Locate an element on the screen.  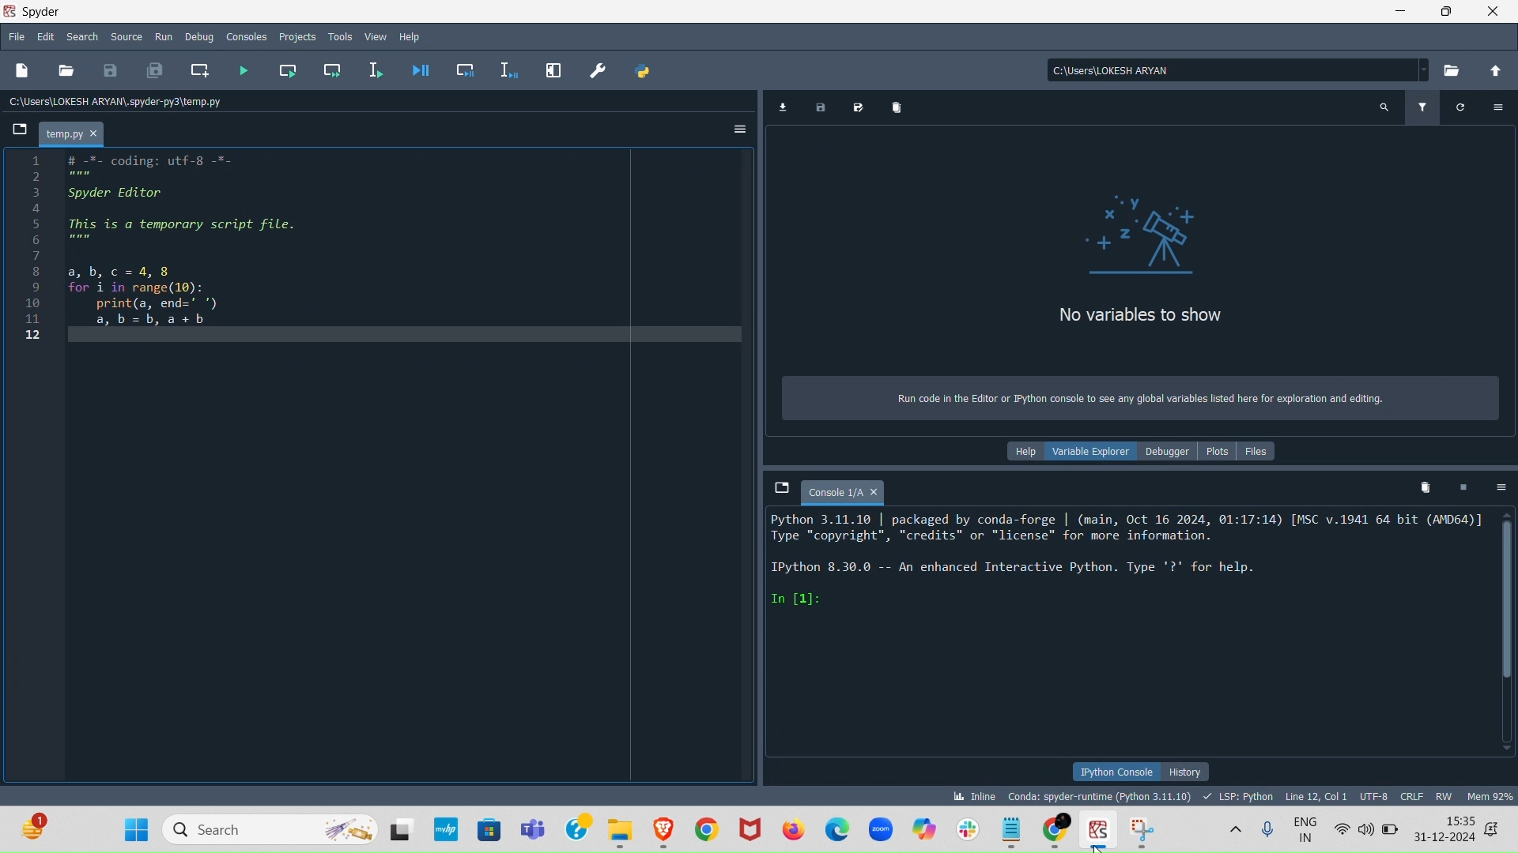
Save all files (Ctrl + Alt + S) is located at coordinates (157, 73).